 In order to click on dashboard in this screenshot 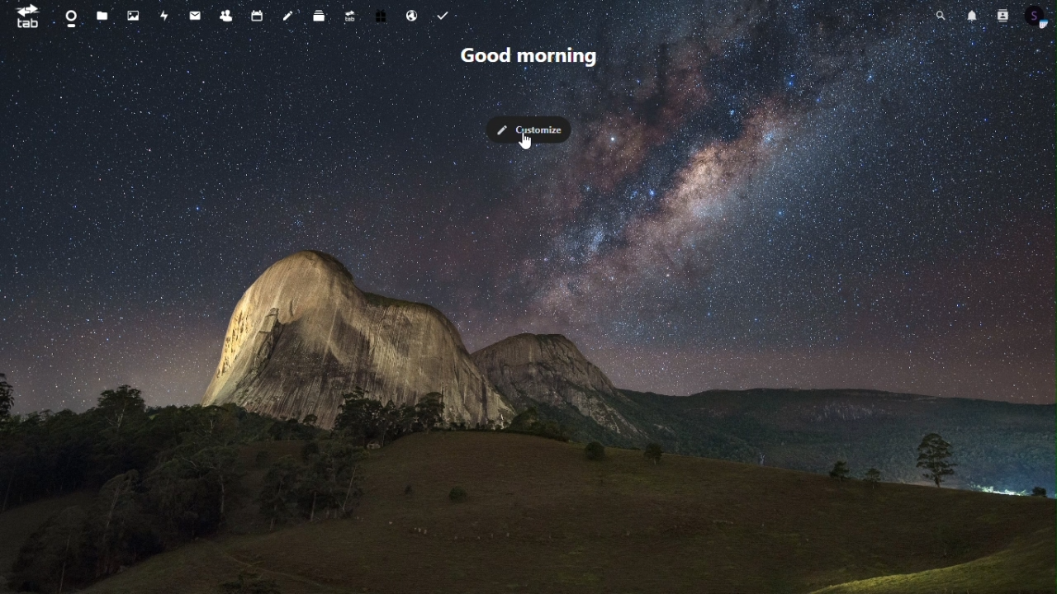, I will do `click(70, 18)`.